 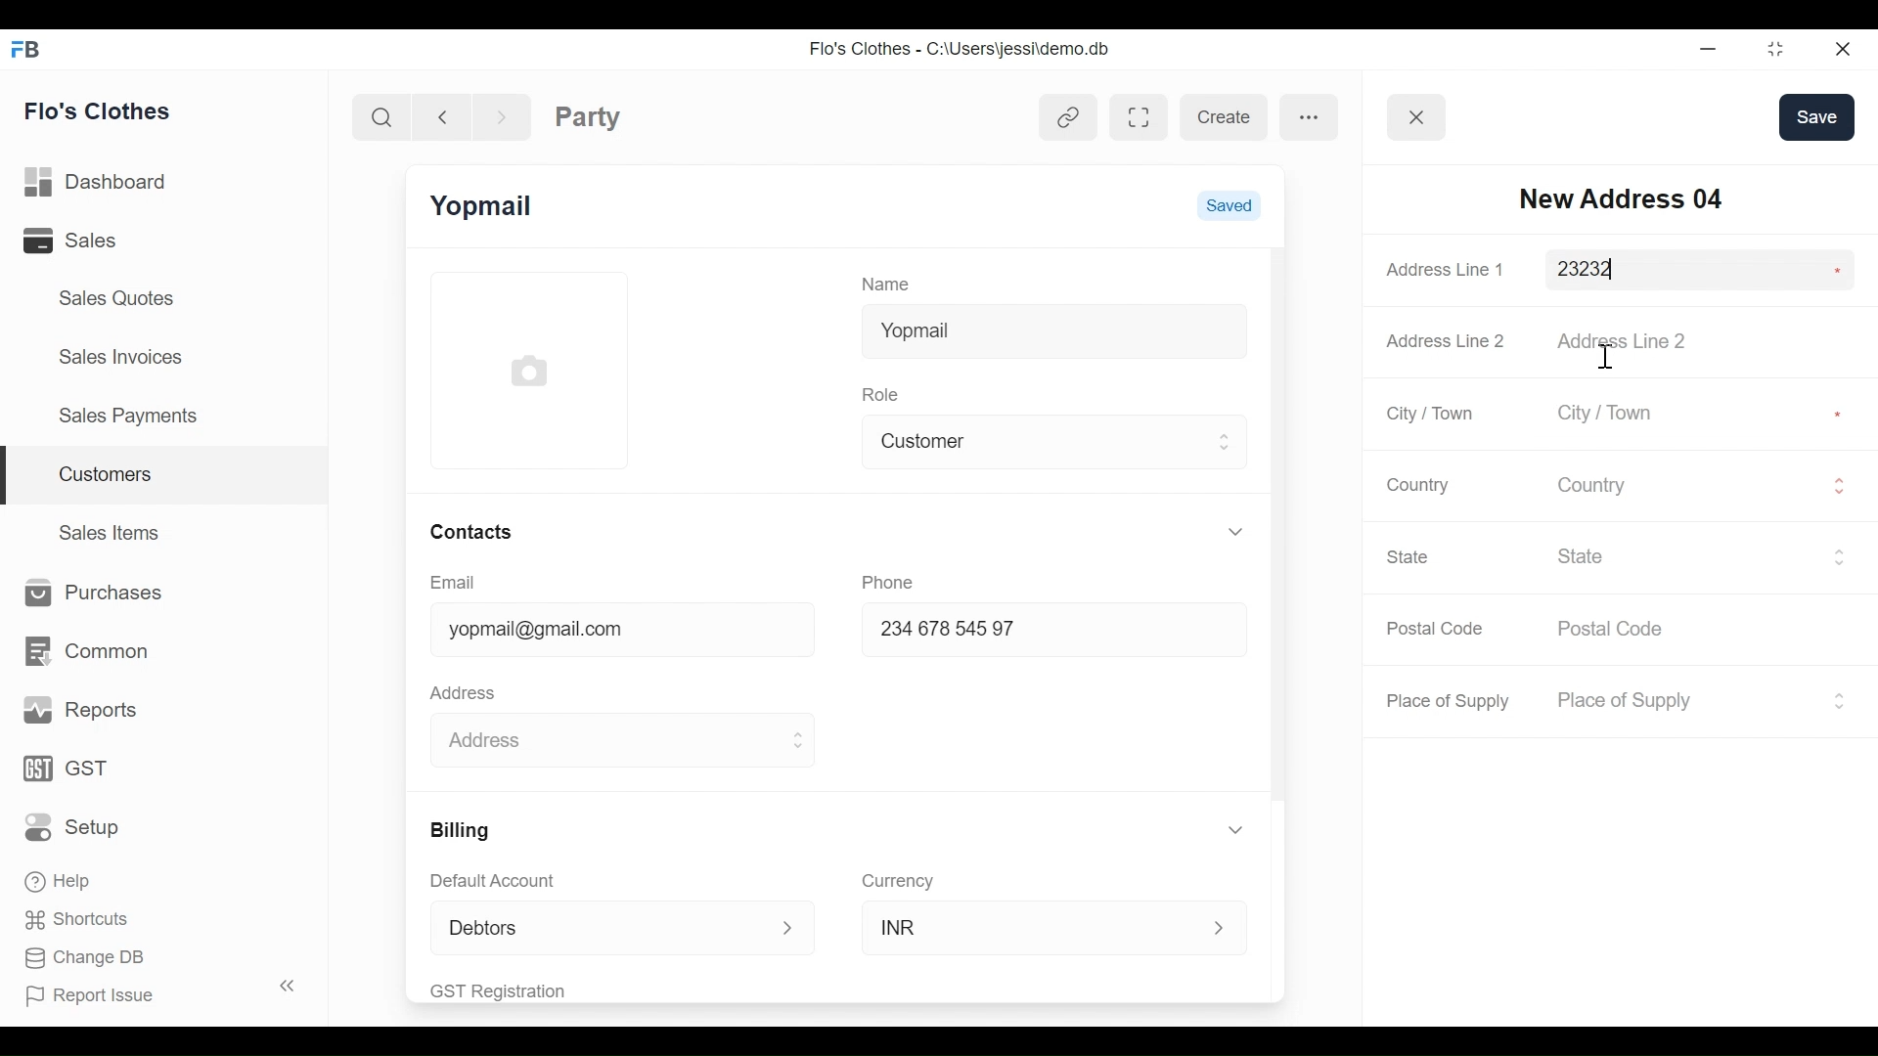 What do you see at coordinates (1840, 48) in the screenshot?
I see `Close` at bounding box center [1840, 48].